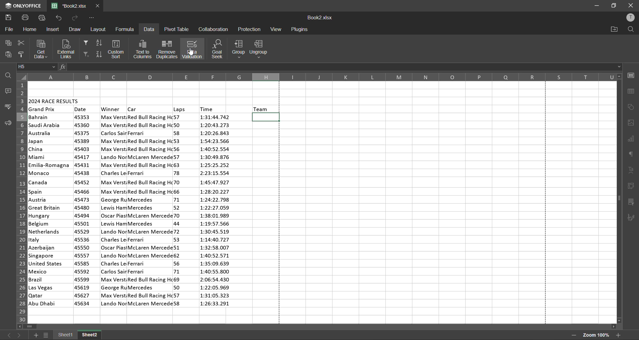  Describe the element at coordinates (318, 327) in the screenshot. I see `scrollbar` at that location.